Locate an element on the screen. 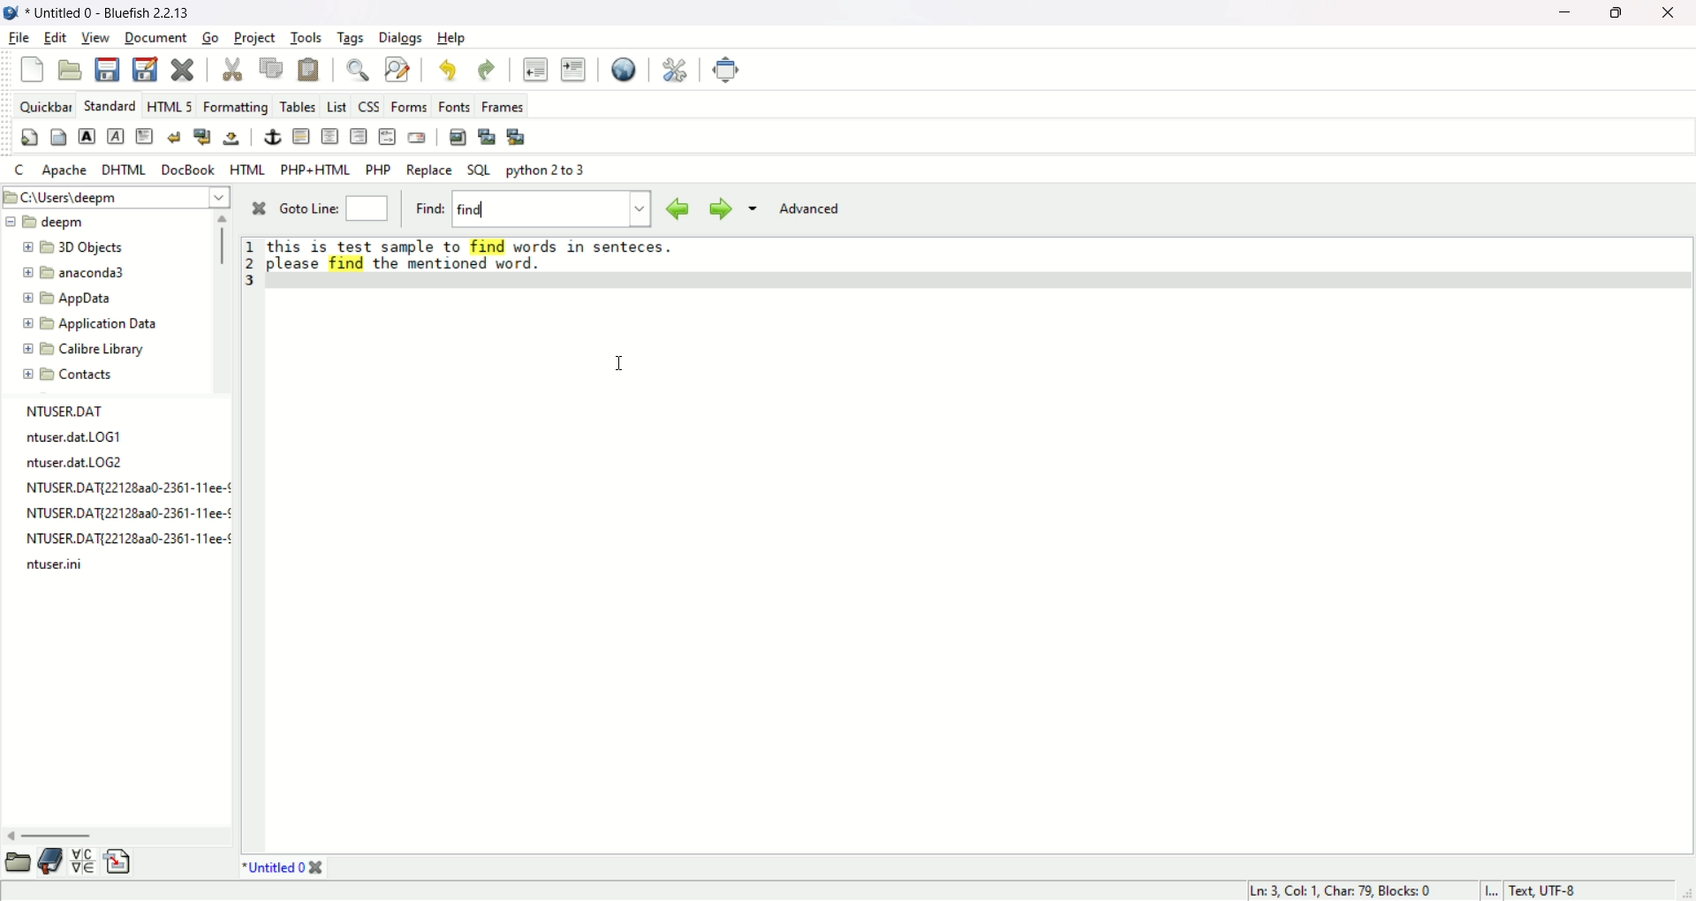 The image size is (1696, 901). ntuser.dat.LOG2 is located at coordinates (76, 462).